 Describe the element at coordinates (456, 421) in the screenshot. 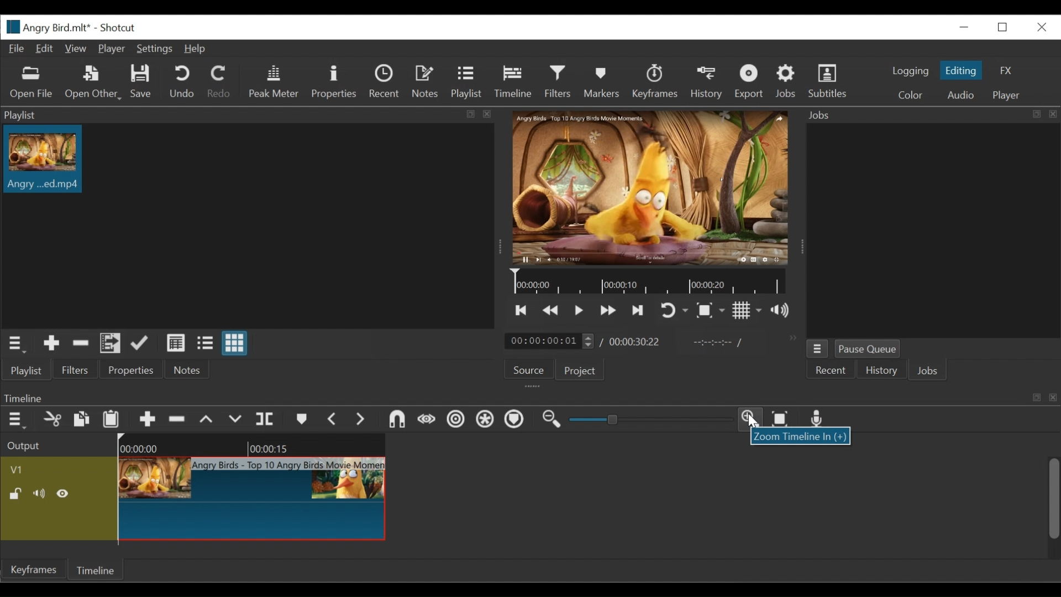

I see `Ripple` at that location.